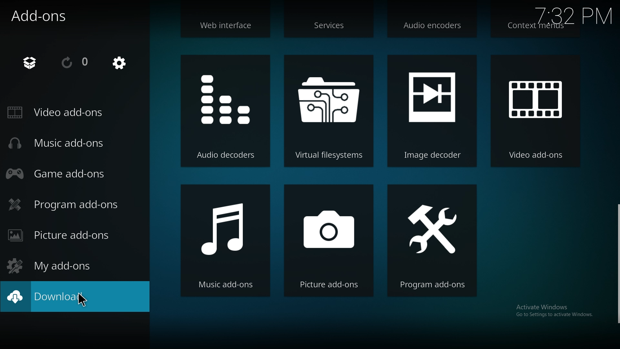 This screenshot has height=349, width=620. I want to click on refresh, so click(75, 63).